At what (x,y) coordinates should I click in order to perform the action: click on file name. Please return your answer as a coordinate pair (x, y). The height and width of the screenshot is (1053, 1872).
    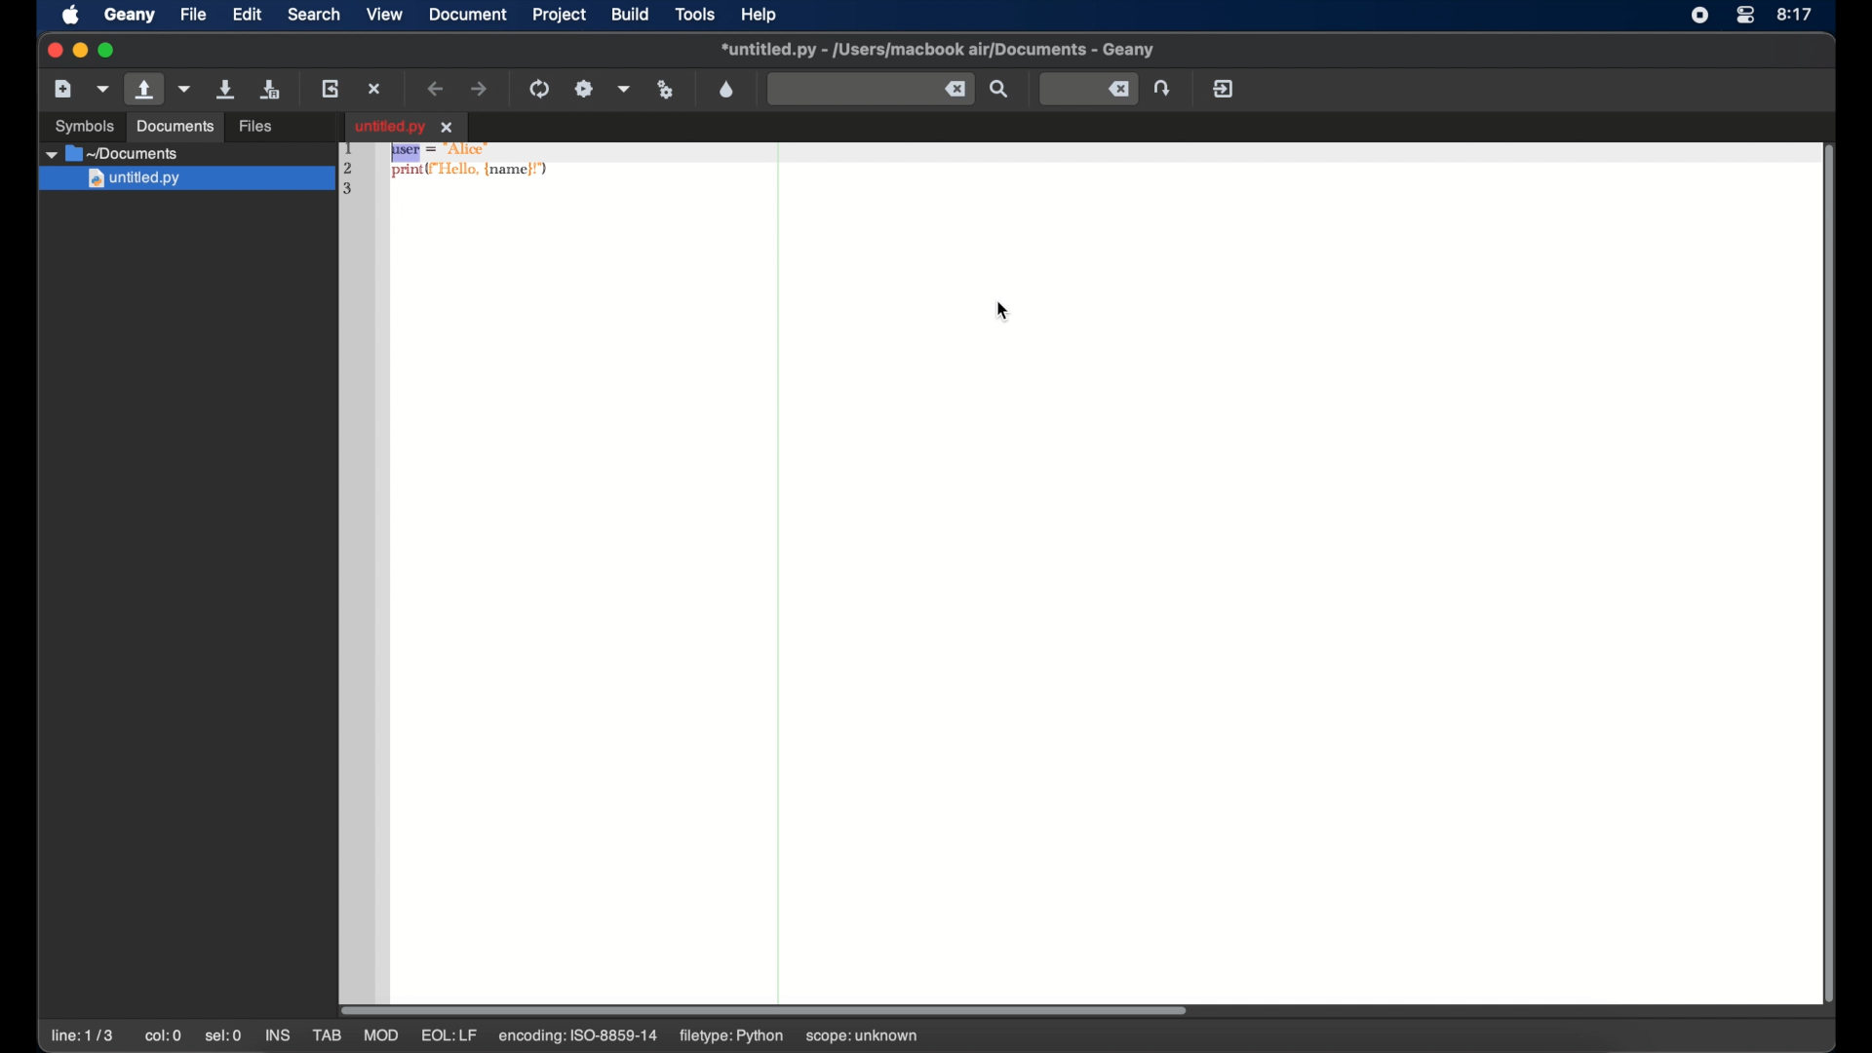
    Looking at the image, I should click on (937, 50).